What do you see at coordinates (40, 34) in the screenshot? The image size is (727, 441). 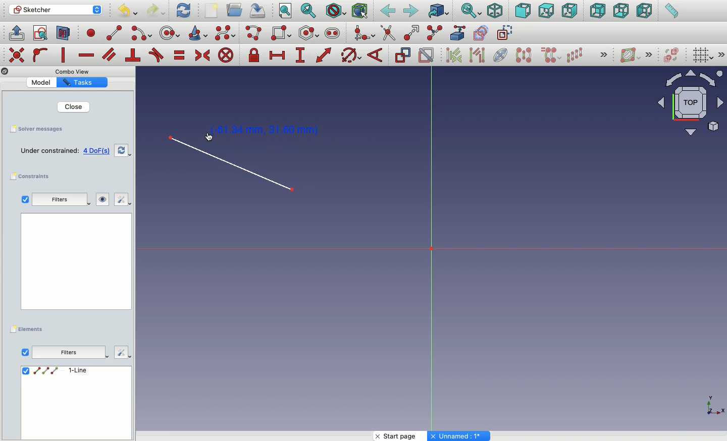 I see `View sketch` at bounding box center [40, 34].